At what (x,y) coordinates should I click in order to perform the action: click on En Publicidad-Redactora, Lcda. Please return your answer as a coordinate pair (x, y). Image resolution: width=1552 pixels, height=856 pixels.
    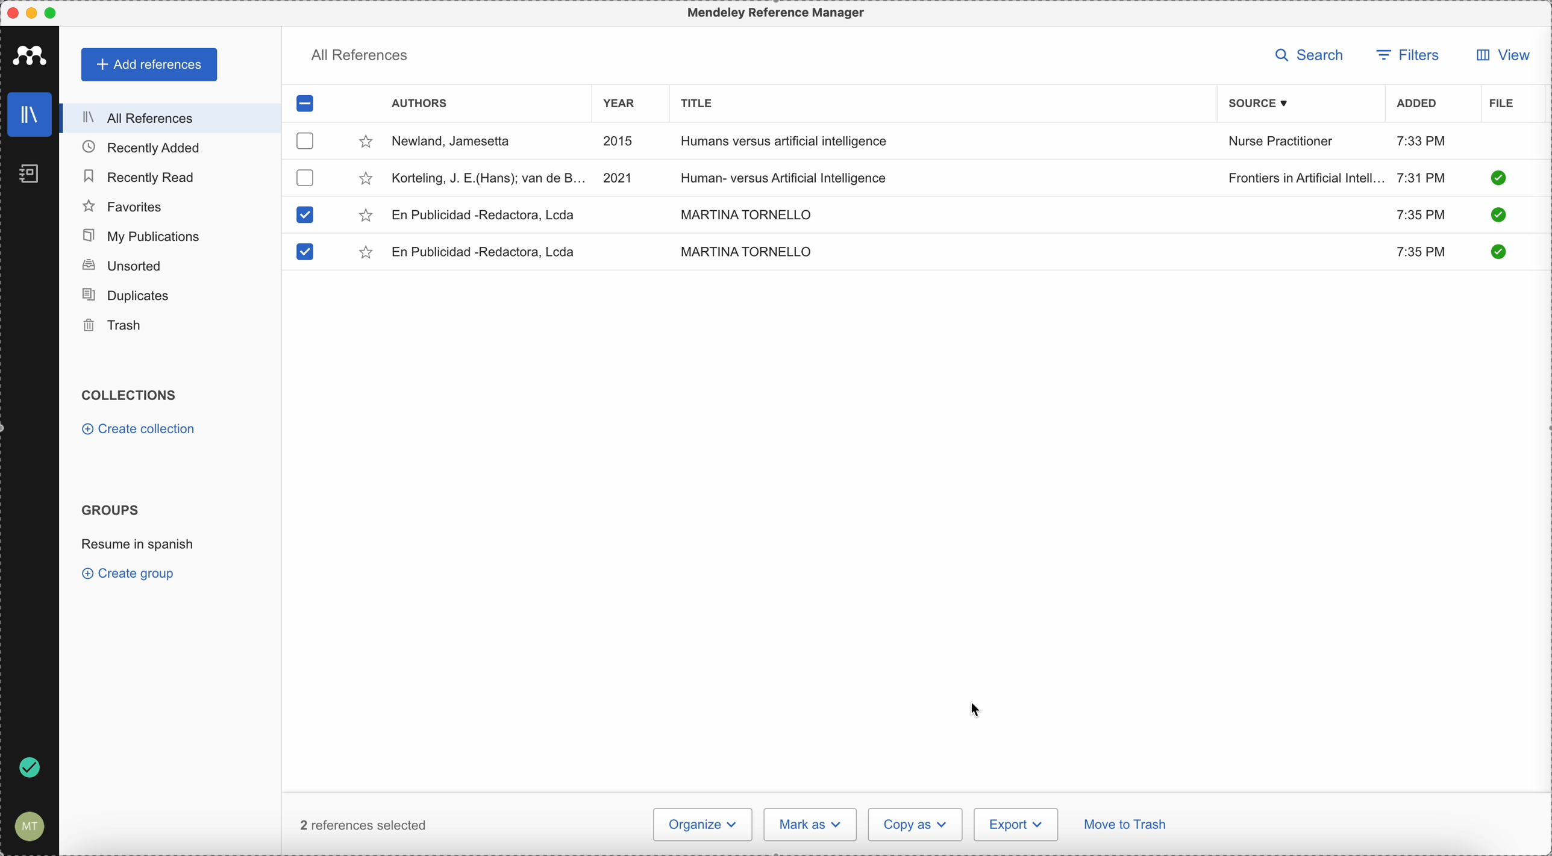
    Looking at the image, I should click on (484, 215).